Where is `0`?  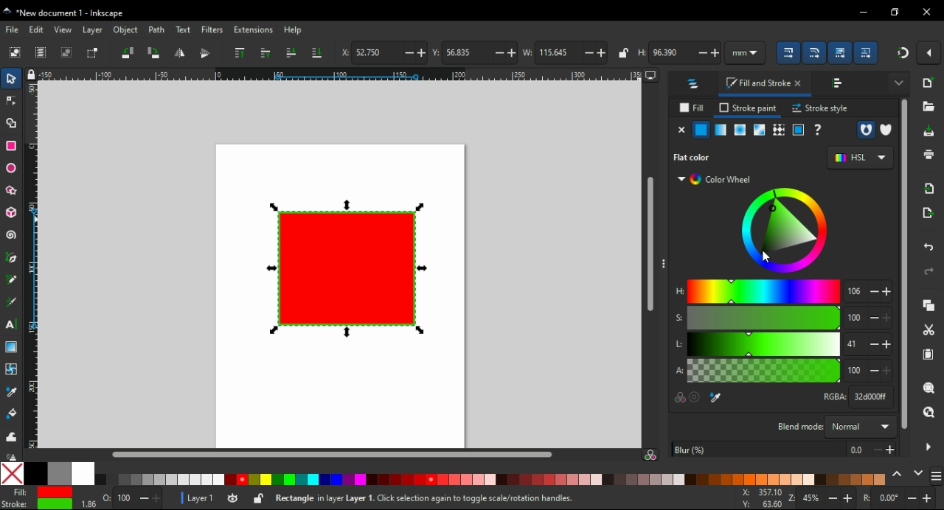
0 is located at coordinates (888, 497).